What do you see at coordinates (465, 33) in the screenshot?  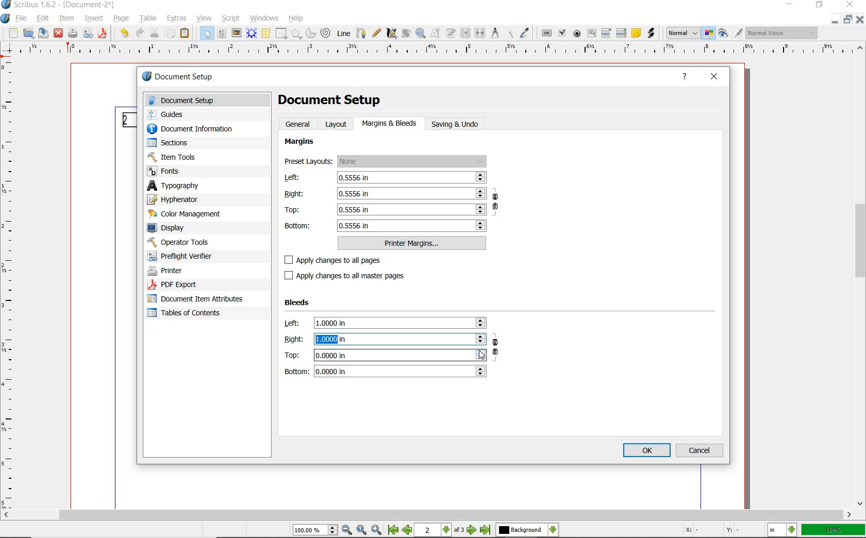 I see `link text frames` at bounding box center [465, 33].